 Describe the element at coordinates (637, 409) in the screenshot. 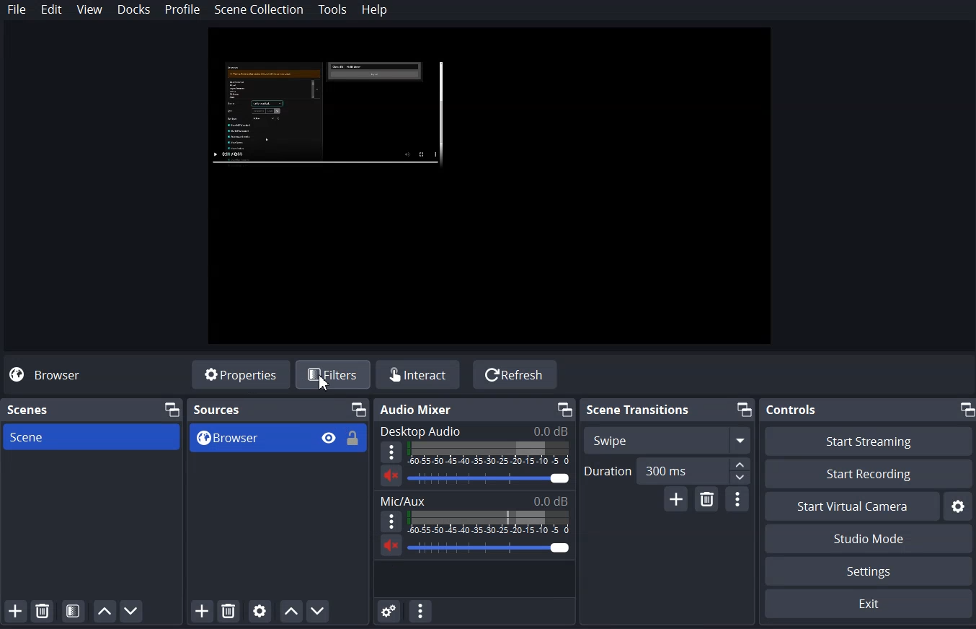

I see `Scene Transition` at that location.